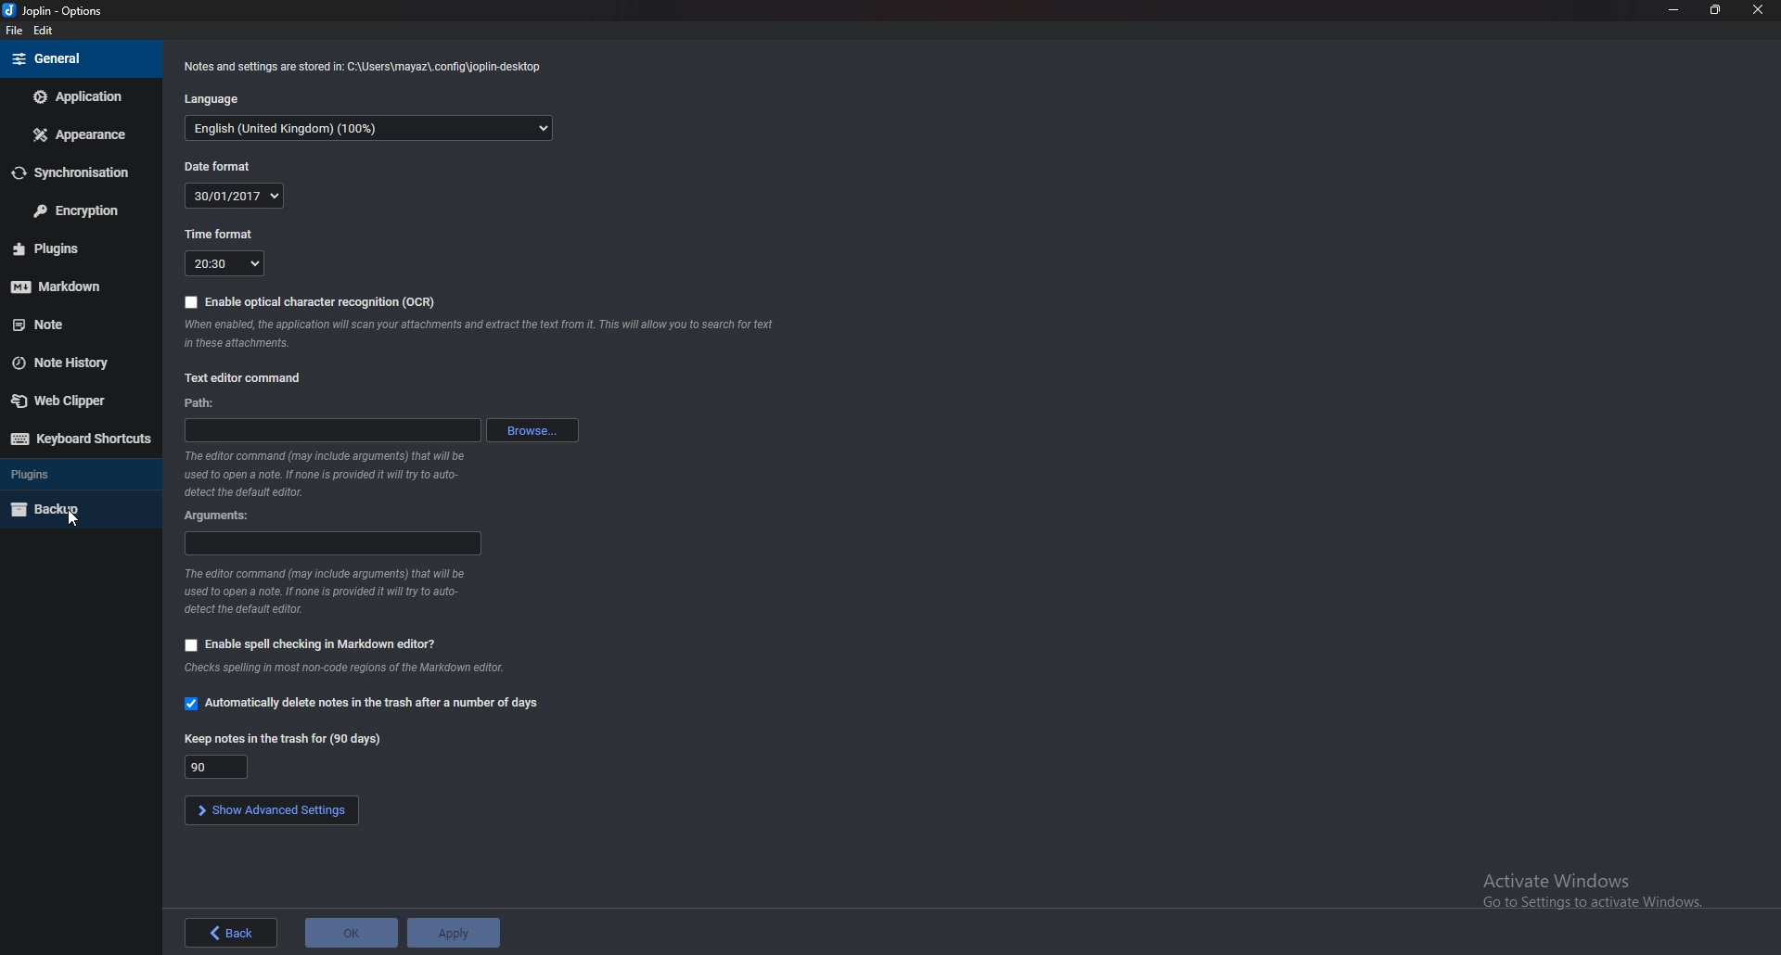 This screenshot has width=1781, height=955. Describe the element at coordinates (1676, 9) in the screenshot. I see `Minimize` at that location.